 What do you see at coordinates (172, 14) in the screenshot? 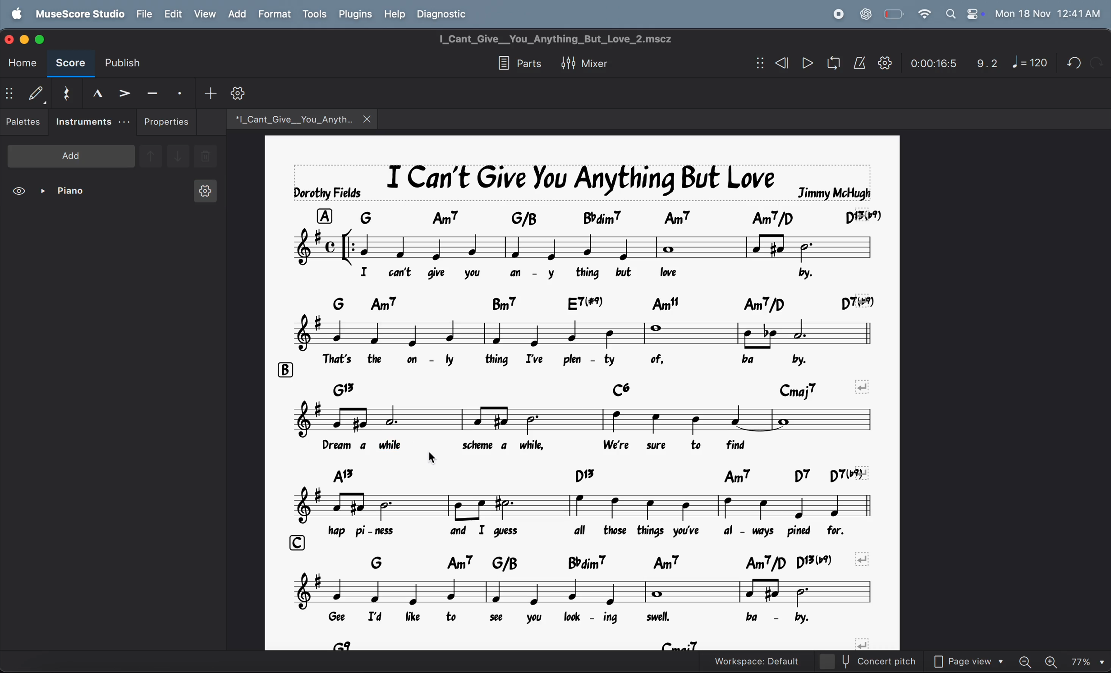
I see `edit` at bounding box center [172, 14].